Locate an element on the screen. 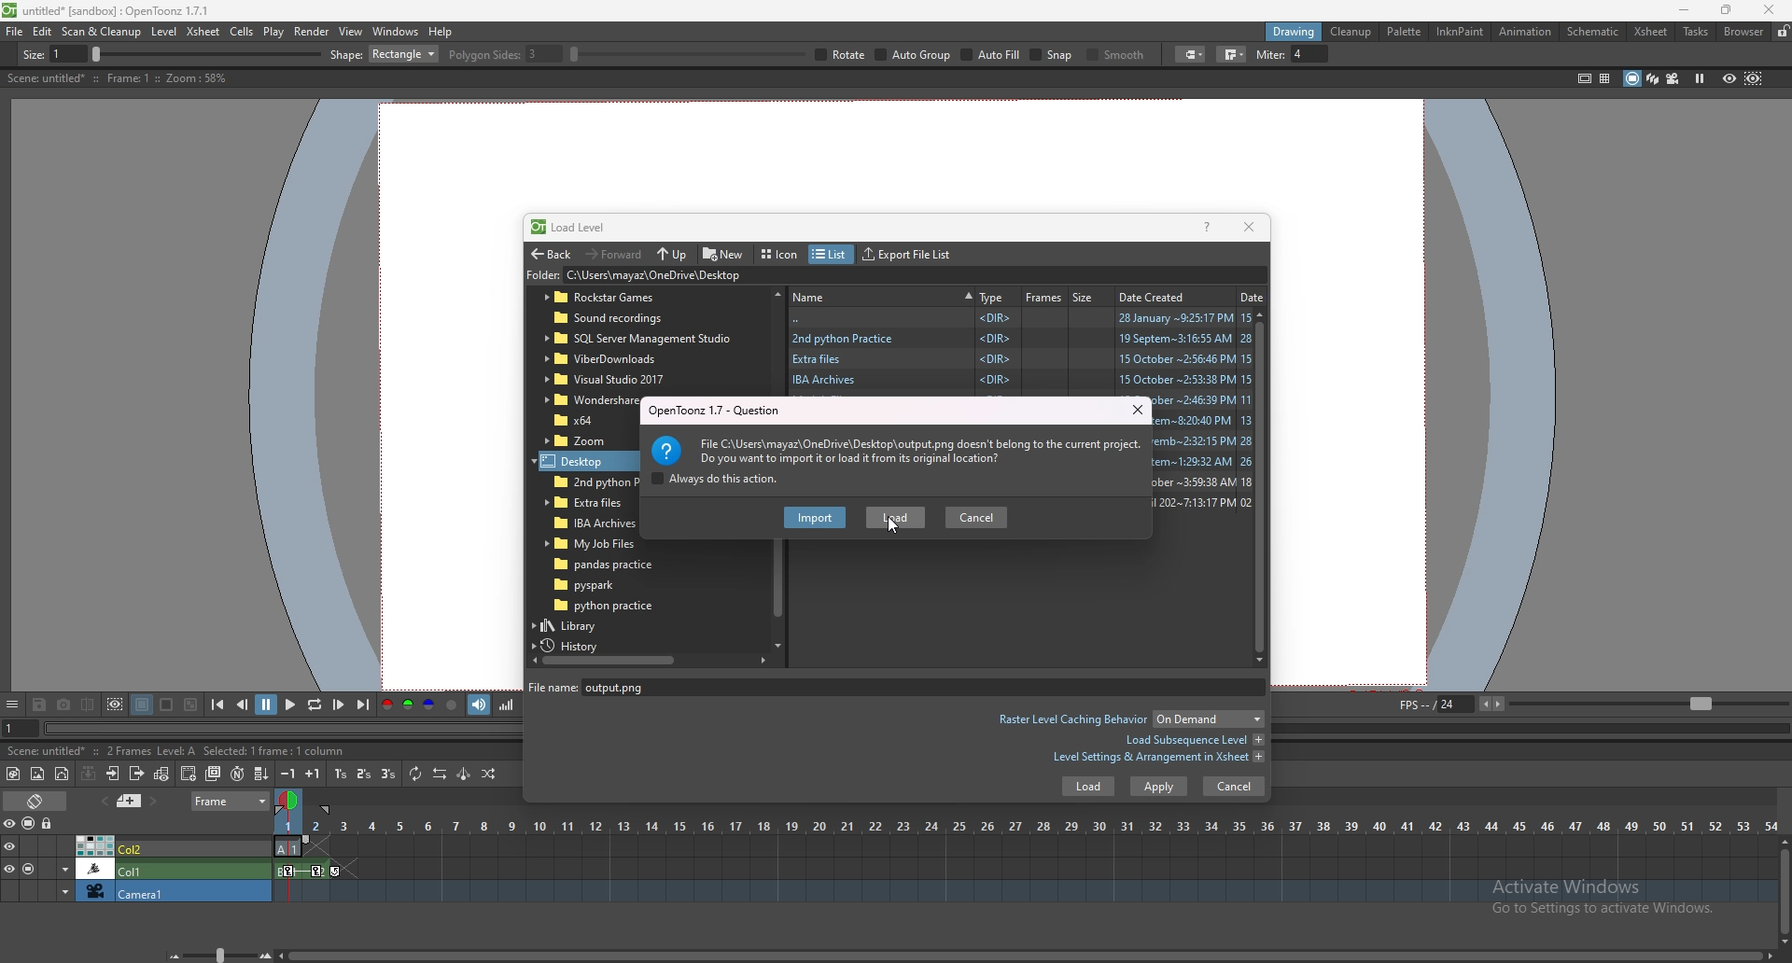 The width and height of the screenshot is (1792, 963). load is located at coordinates (1082, 790).